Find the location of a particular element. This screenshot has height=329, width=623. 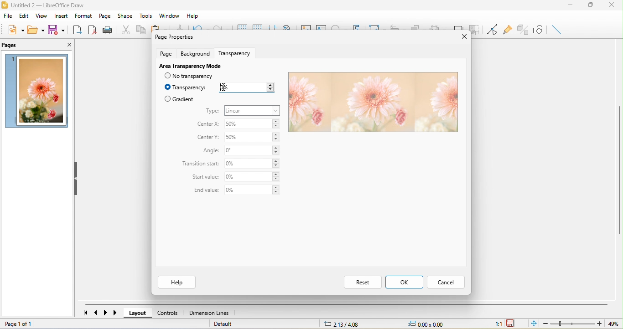

controls is located at coordinates (170, 313).